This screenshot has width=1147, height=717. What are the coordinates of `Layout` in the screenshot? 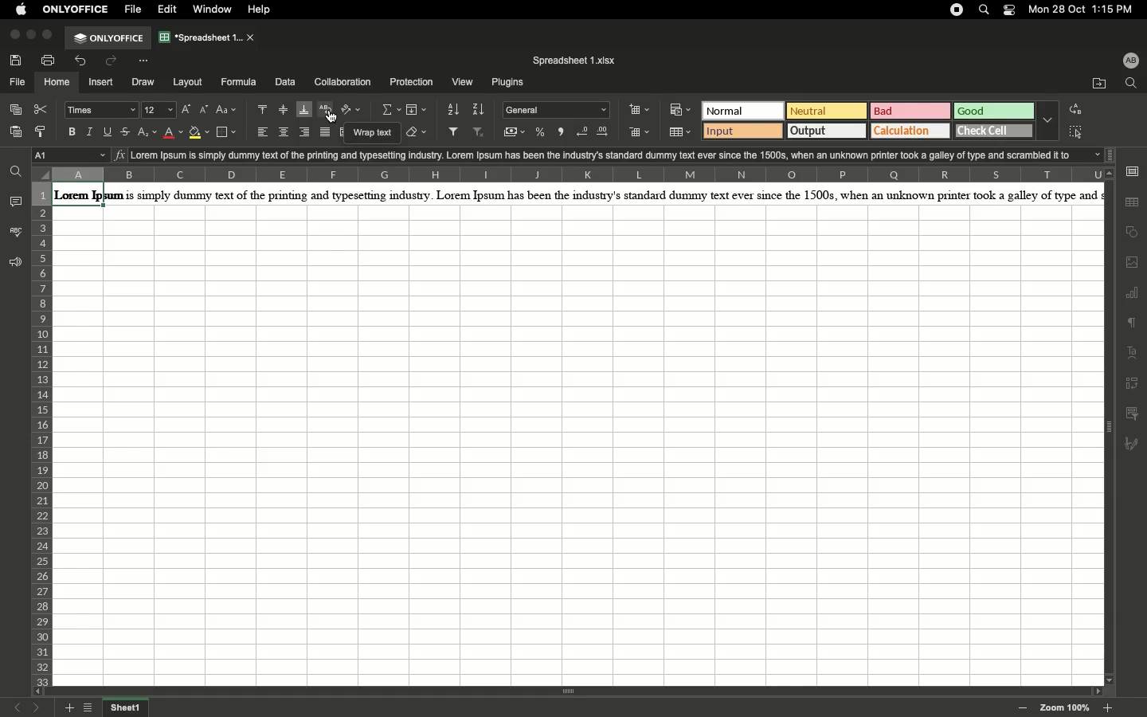 It's located at (189, 82).